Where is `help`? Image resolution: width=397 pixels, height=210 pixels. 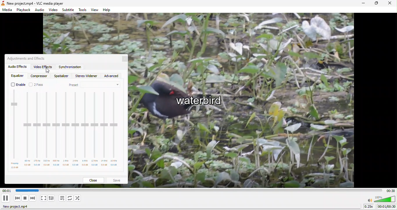 help is located at coordinates (108, 10).